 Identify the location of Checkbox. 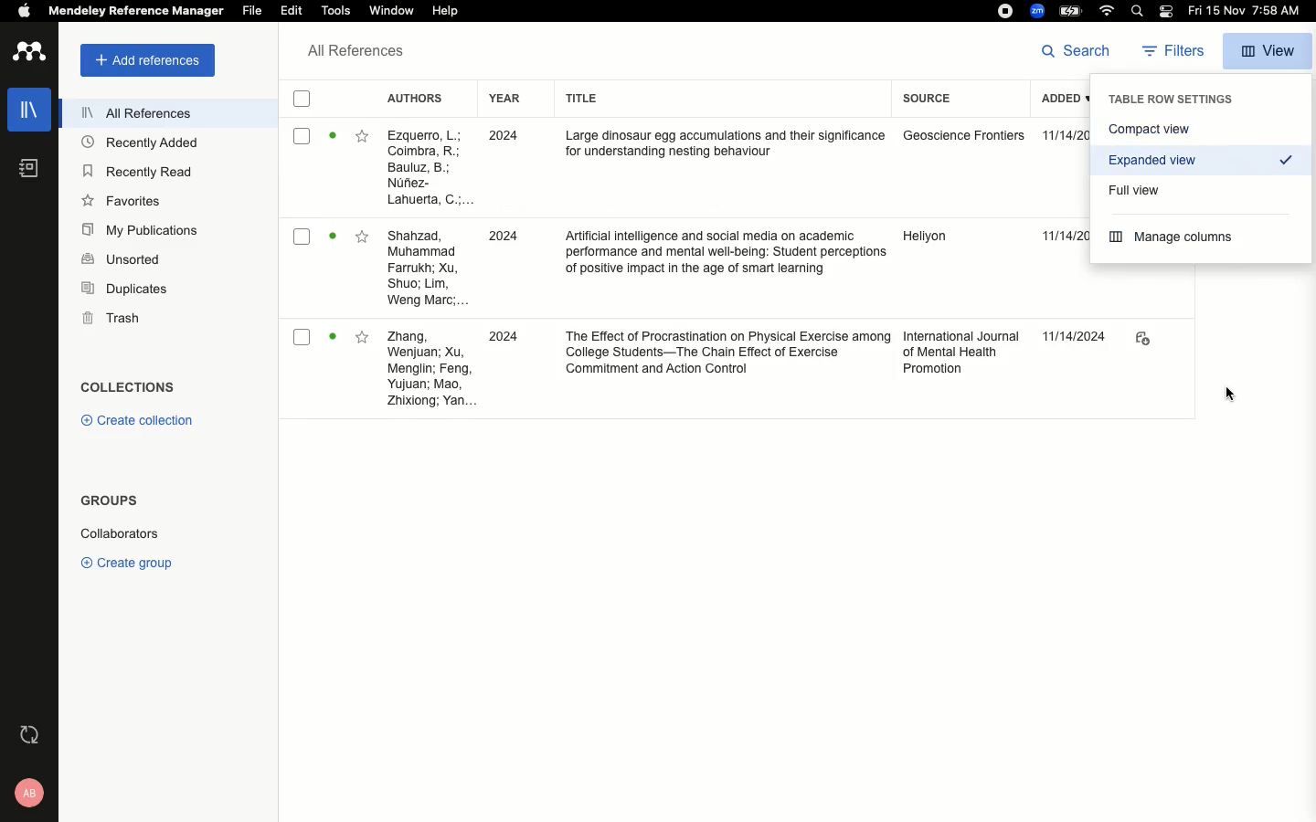
(302, 135).